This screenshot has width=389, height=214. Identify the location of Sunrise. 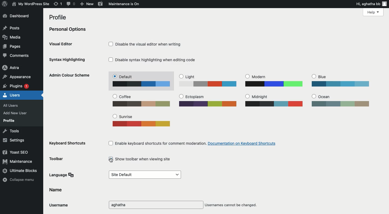
(143, 120).